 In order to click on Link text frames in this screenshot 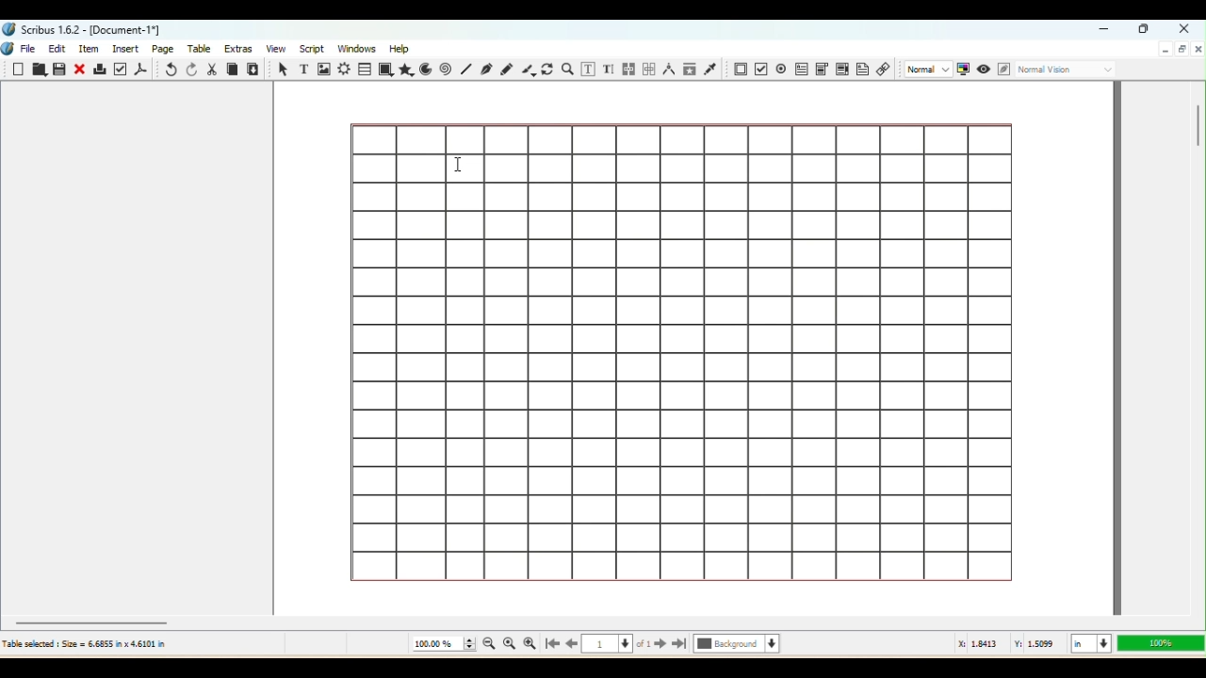, I will do `click(627, 68)`.